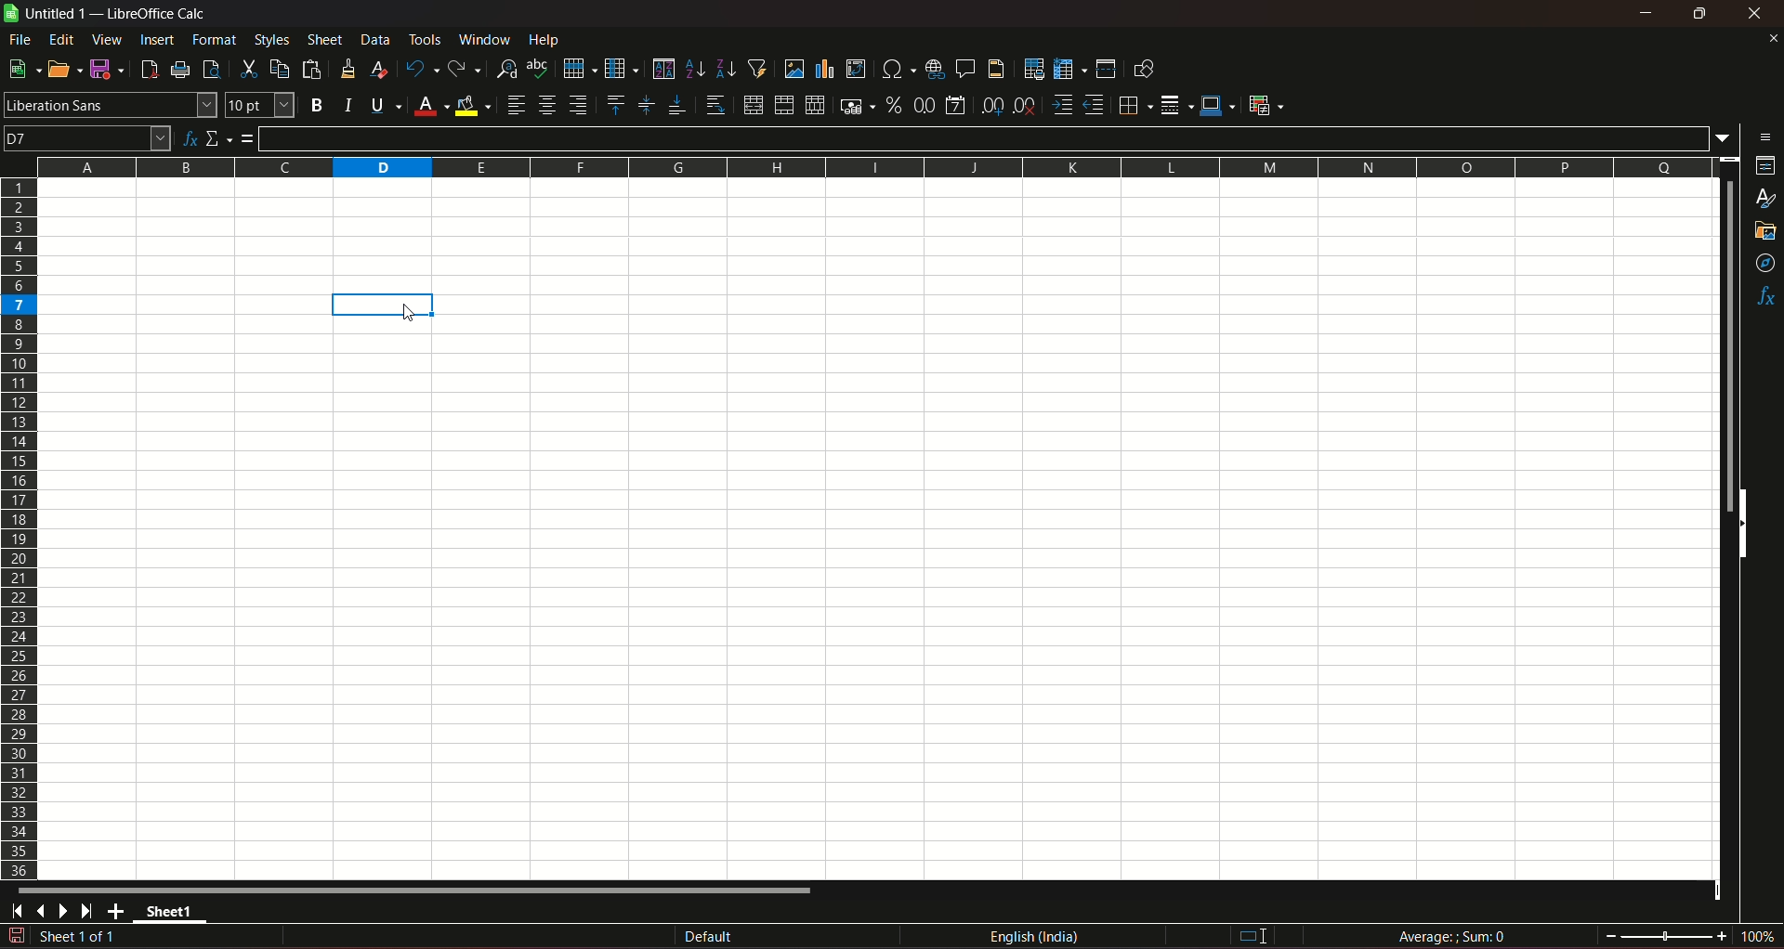 The image size is (1784, 949). I want to click on select function, so click(219, 137).